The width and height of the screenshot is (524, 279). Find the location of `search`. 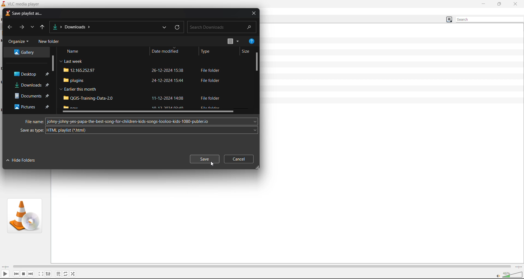

search is located at coordinates (221, 26).